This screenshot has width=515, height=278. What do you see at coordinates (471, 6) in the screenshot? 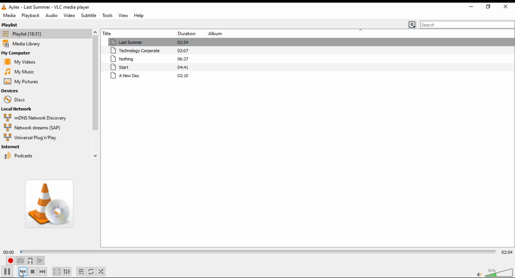
I see `minimize` at bounding box center [471, 6].